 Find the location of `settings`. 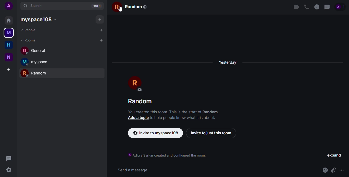

settings is located at coordinates (9, 170).